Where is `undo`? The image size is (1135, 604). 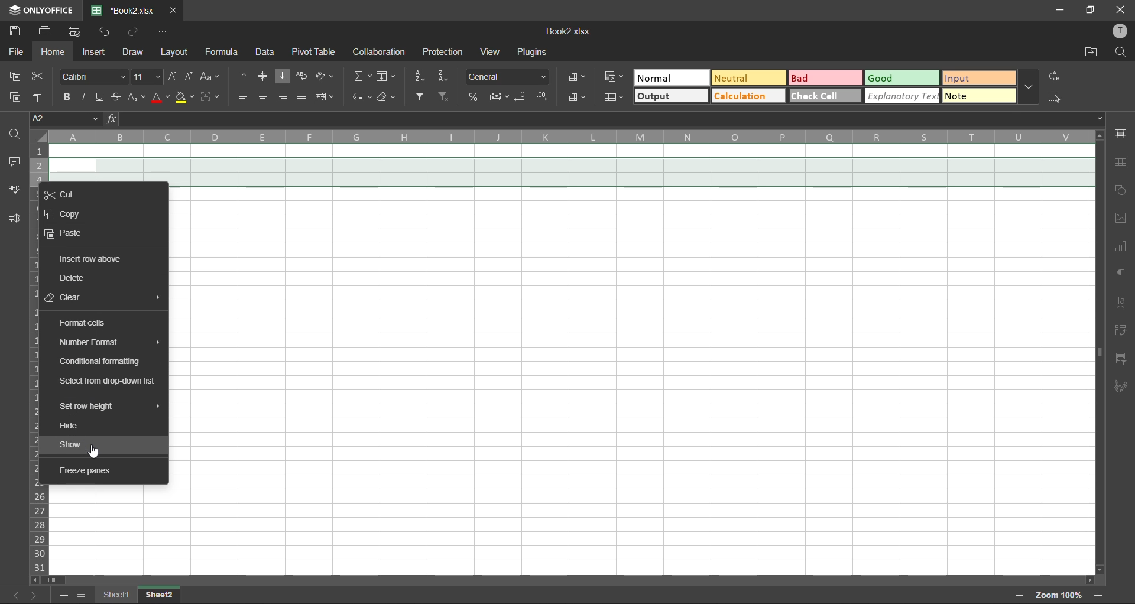
undo is located at coordinates (104, 32).